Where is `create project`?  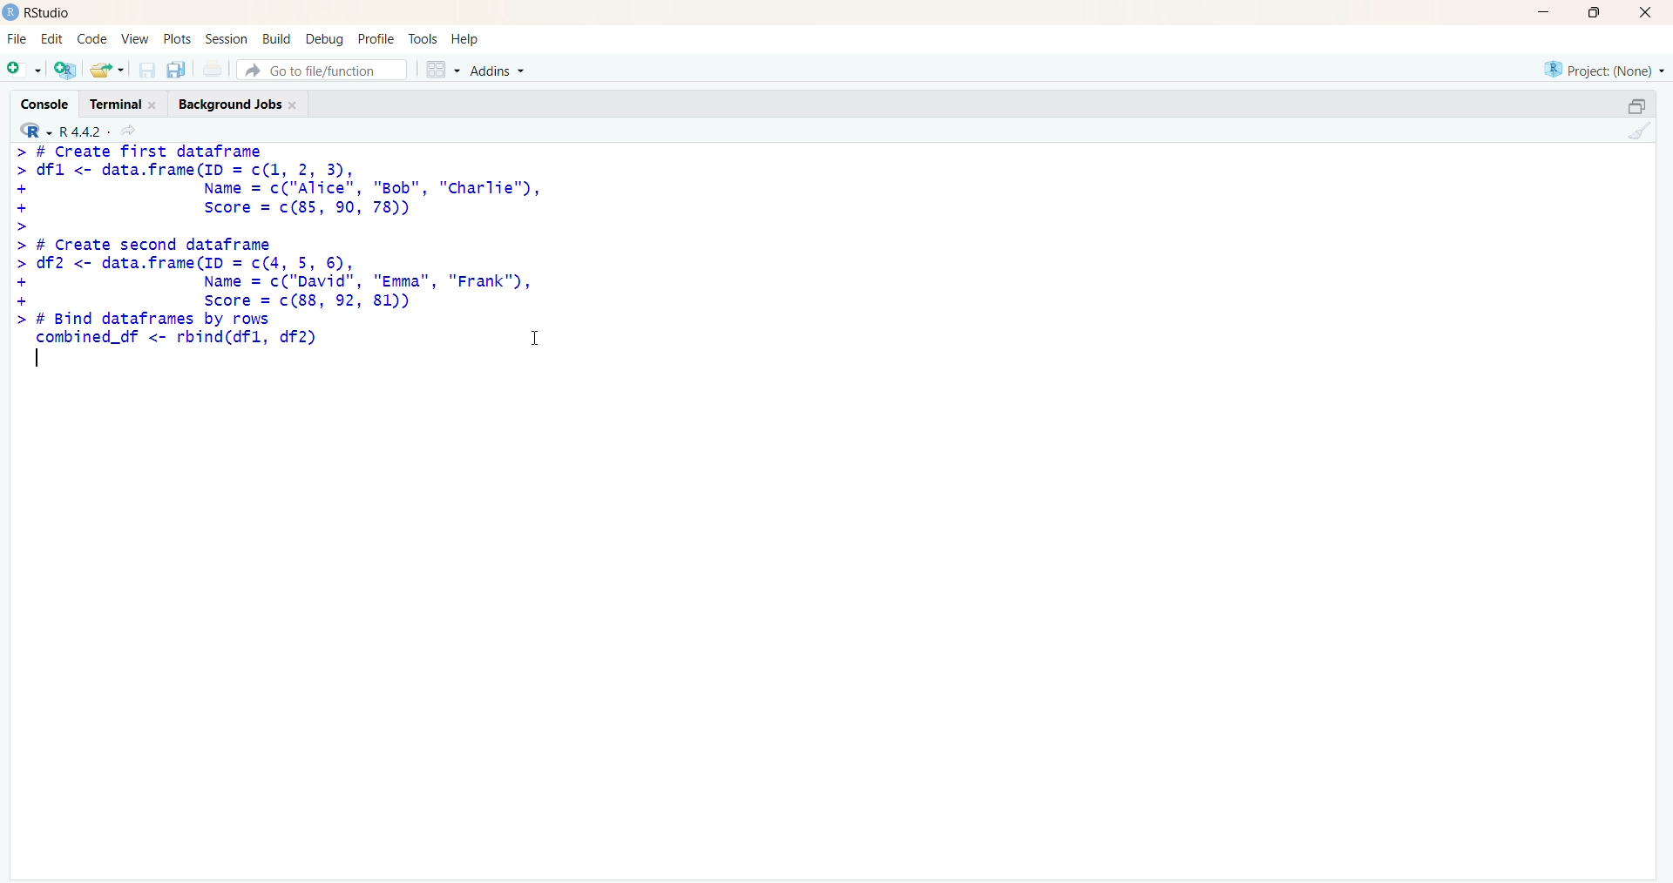
create project is located at coordinates (65, 69).